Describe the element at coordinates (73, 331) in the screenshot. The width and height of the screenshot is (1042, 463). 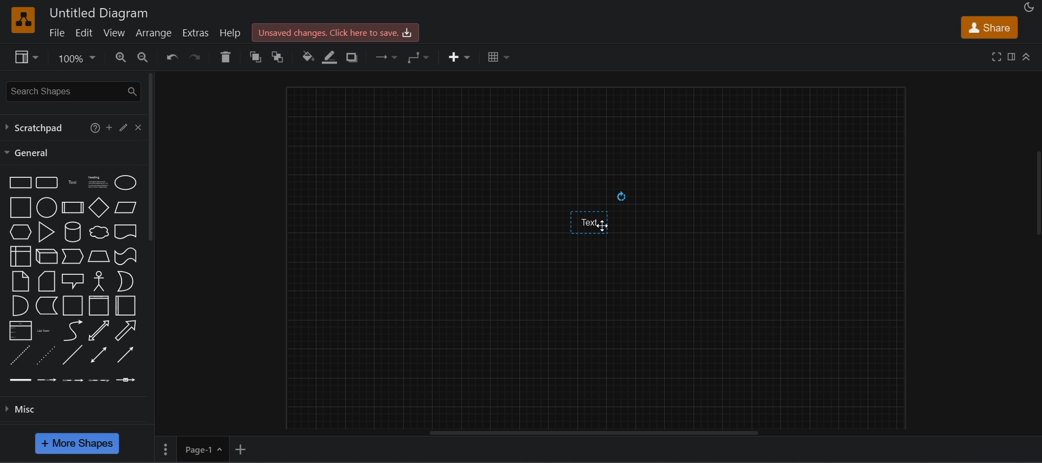
I see `Curve` at that location.